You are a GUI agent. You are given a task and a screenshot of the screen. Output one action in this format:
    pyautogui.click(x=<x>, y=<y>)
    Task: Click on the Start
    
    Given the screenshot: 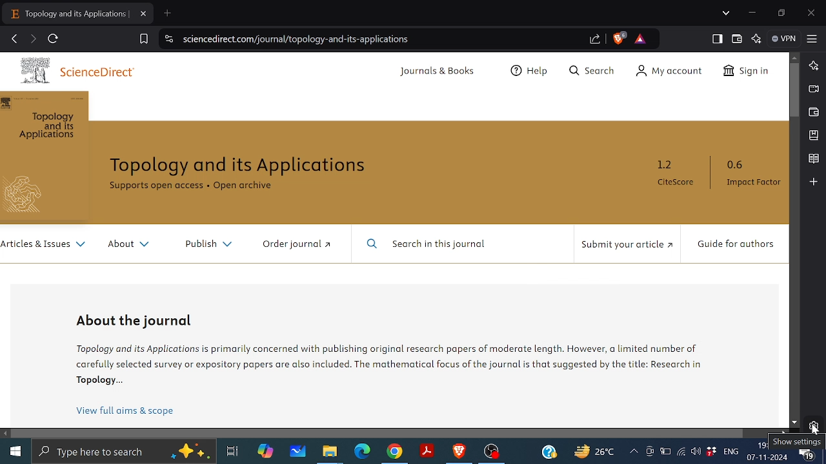 What is the action you would take?
    pyautogui.click(x=14, y=450)
    